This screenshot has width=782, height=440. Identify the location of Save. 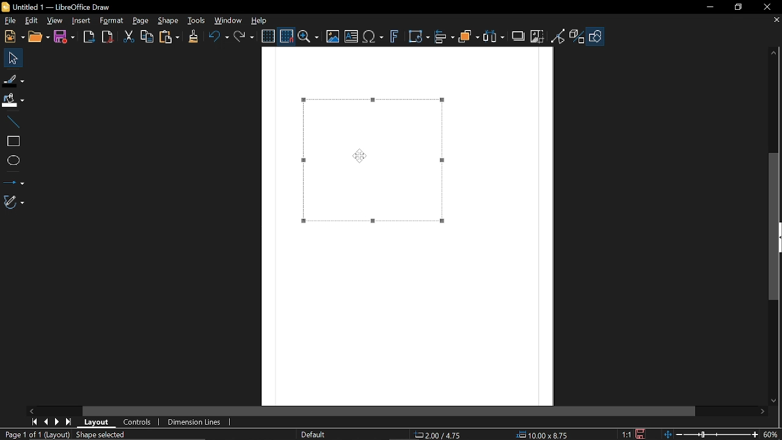
(63, 37).